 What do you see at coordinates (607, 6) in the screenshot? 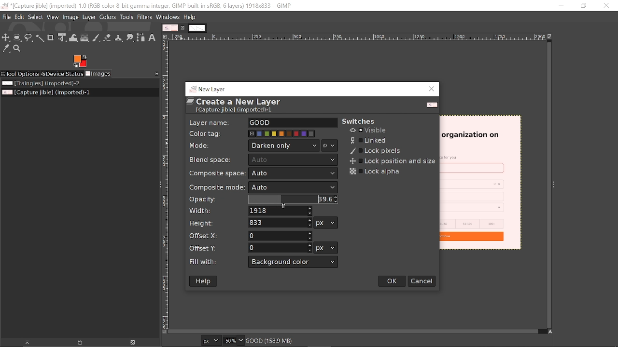
I see `Close` at bounding box center [607, 6].